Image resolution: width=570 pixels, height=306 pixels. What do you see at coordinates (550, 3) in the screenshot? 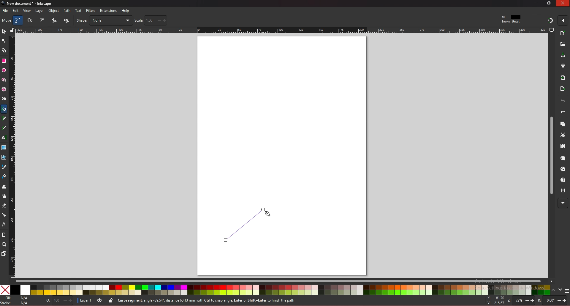
I see `resize` at bounding box center [550, 3].